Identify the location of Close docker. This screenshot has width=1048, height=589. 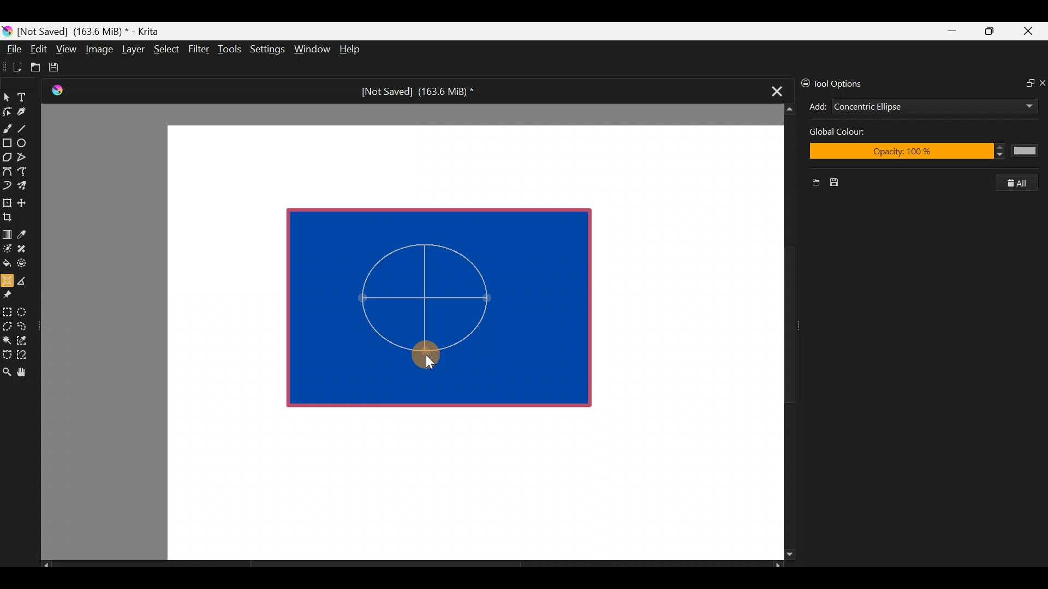
(1041, 82).